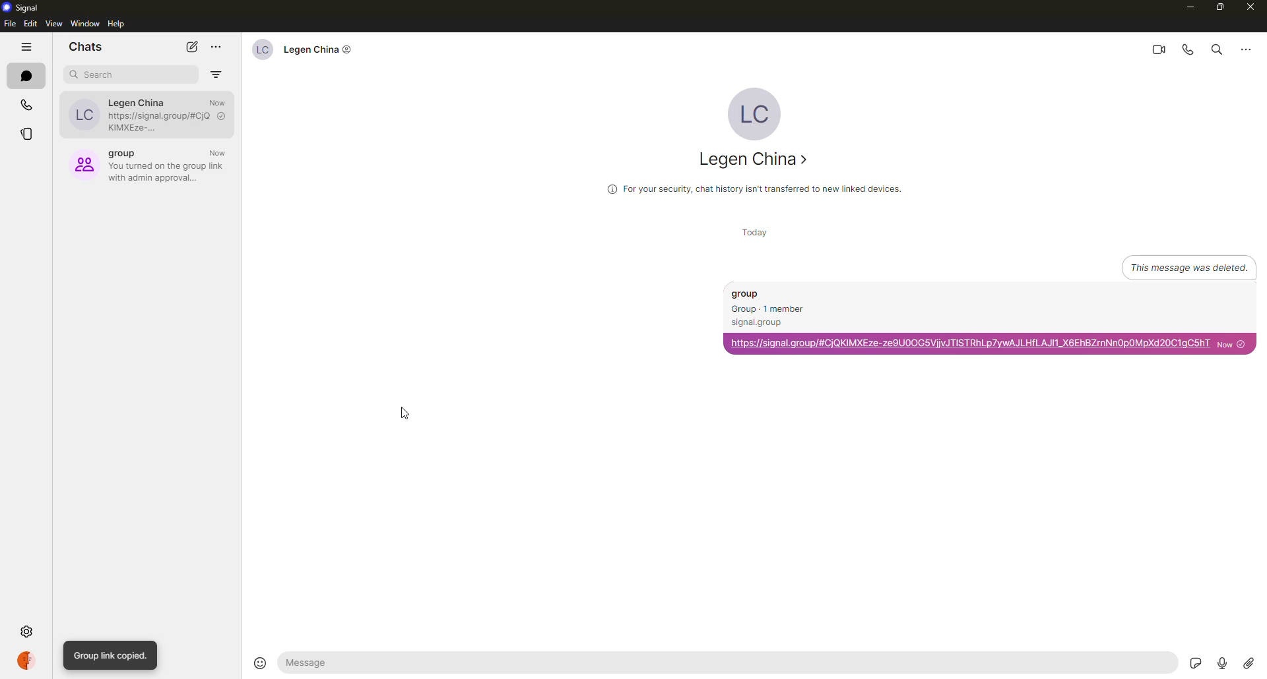  I want to click on contact, so click(757, 161).